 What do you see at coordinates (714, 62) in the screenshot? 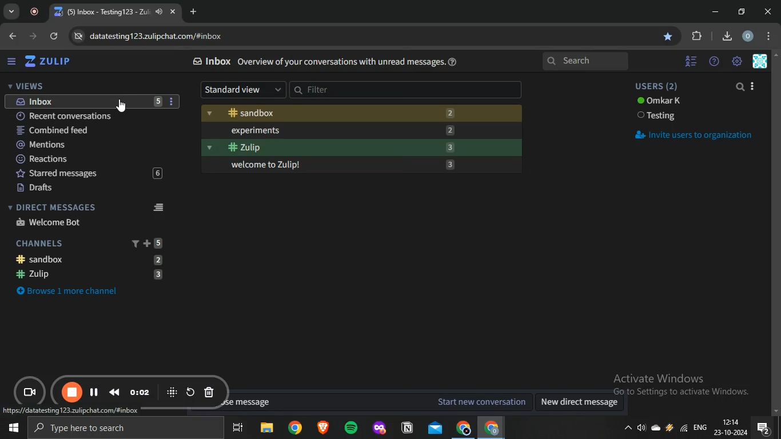
I see `help menu` at bounding box center [714, 62].